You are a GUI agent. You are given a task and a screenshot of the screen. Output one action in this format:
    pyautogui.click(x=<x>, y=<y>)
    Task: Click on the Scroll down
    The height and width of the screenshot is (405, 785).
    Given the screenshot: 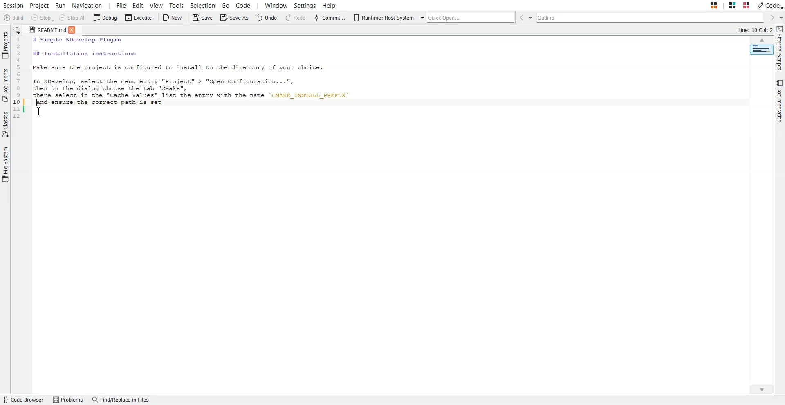 What is the action you would take?
    pyautogui.click(x=761, y=389)
    